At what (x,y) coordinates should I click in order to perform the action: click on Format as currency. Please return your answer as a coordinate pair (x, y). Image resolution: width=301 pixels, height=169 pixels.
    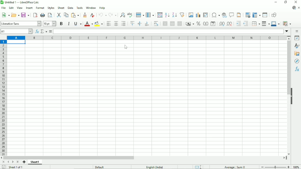
    Looking at the image, I should click on (190, 24).